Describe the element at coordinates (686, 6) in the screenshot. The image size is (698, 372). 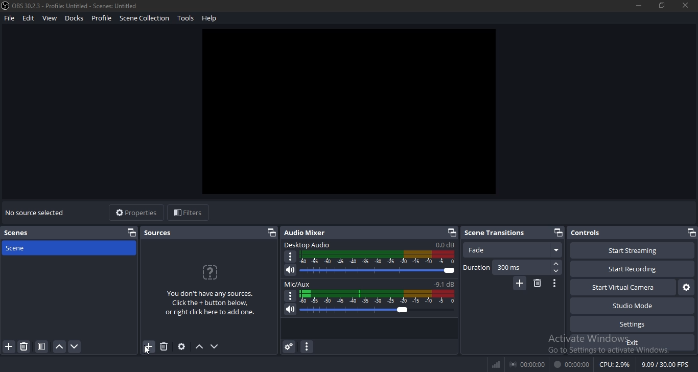
I see `close` at that location.